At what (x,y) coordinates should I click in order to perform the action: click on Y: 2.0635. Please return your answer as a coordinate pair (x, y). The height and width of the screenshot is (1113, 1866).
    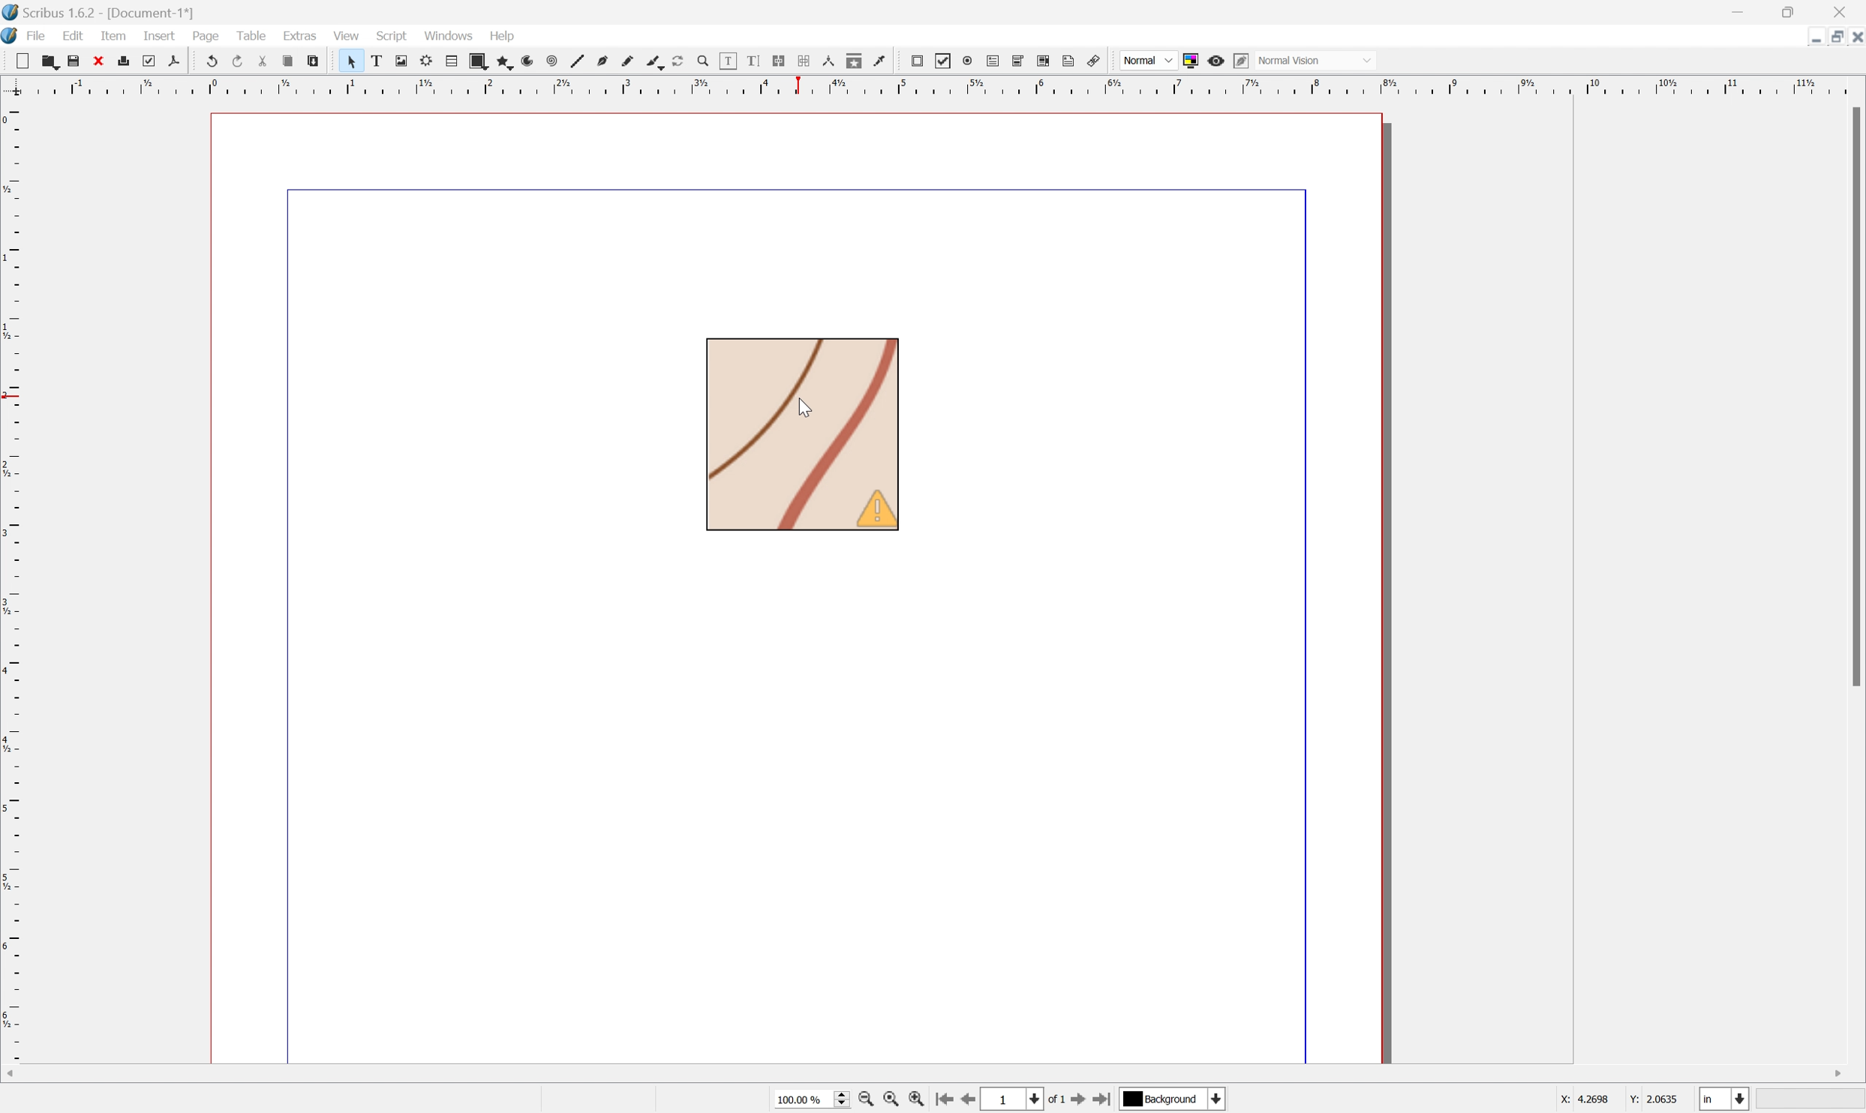
    Looking at the image, I should click on (1655, 1099).